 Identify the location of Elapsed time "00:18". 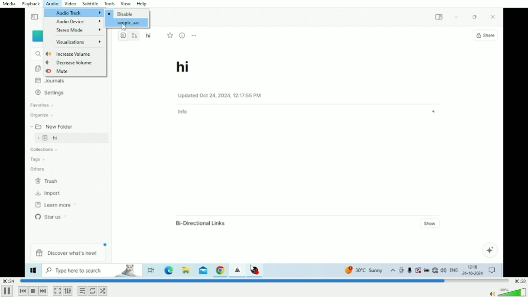
(9, 281).